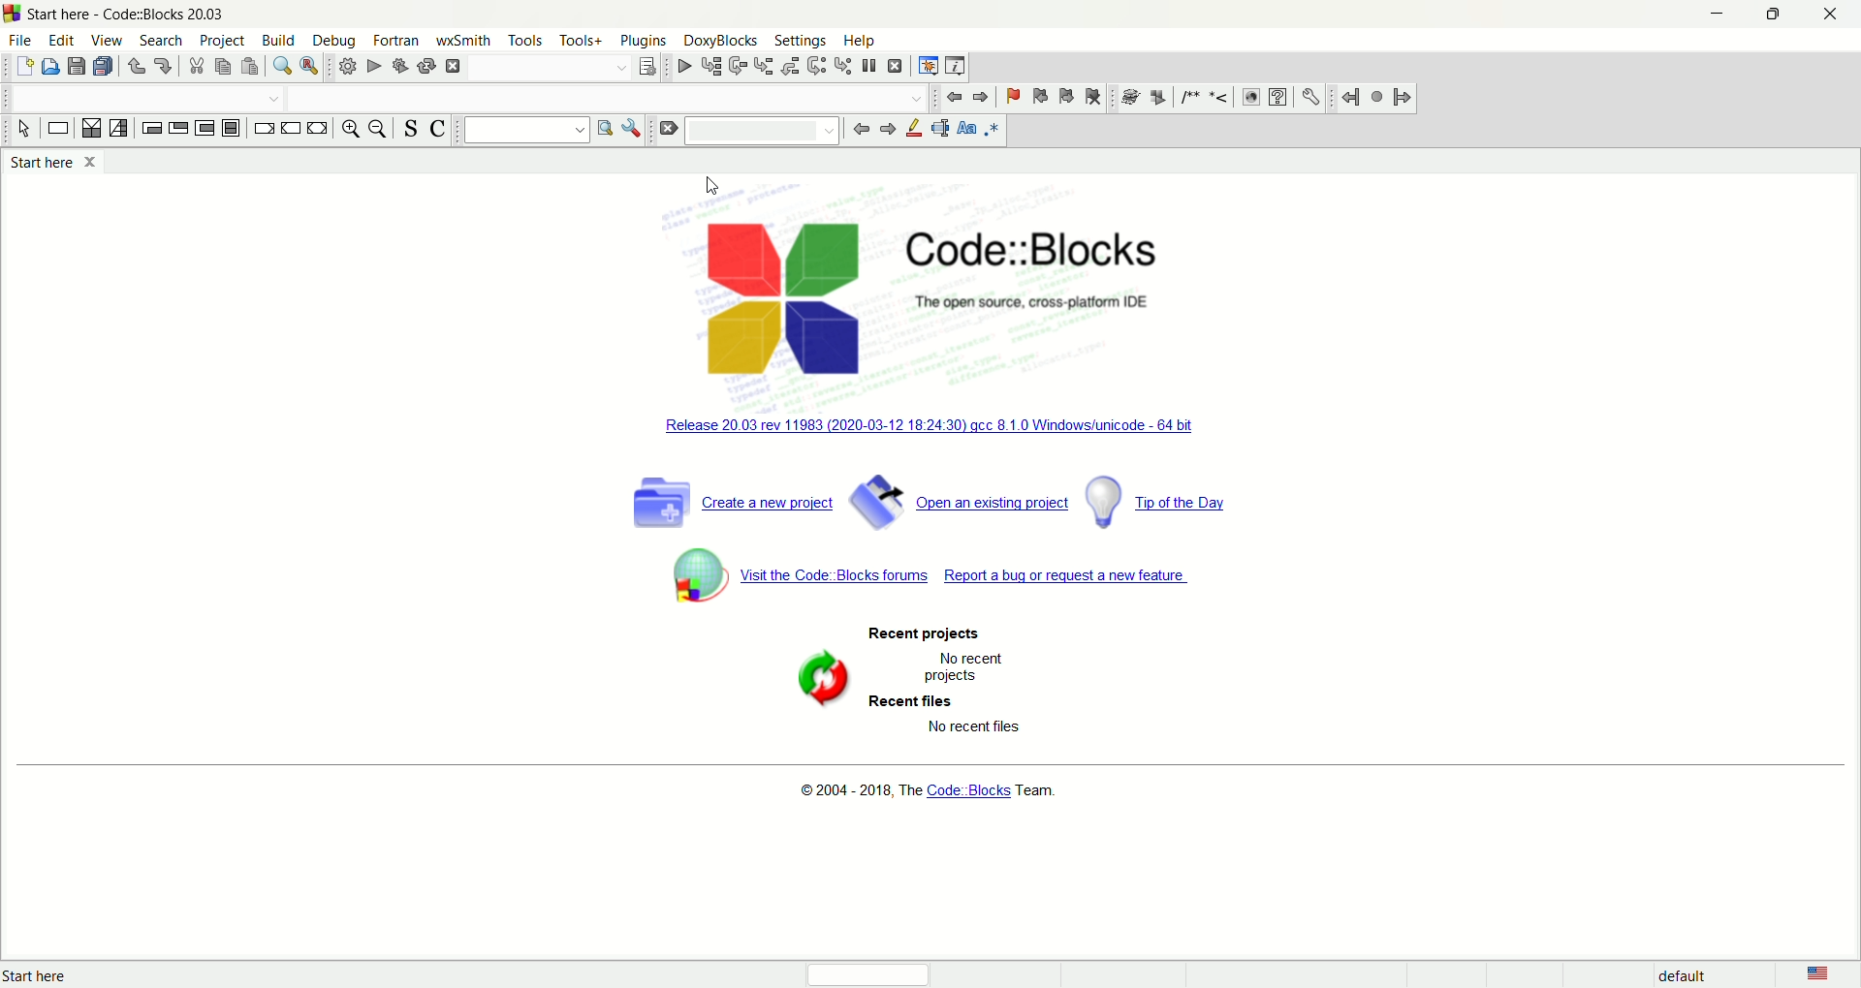 The height and width of the screenshot is (988, 1861). What do you see at coordinates (1718, 13) in the screenshot?
I see `minimize` at bounding box center [1718, 13].